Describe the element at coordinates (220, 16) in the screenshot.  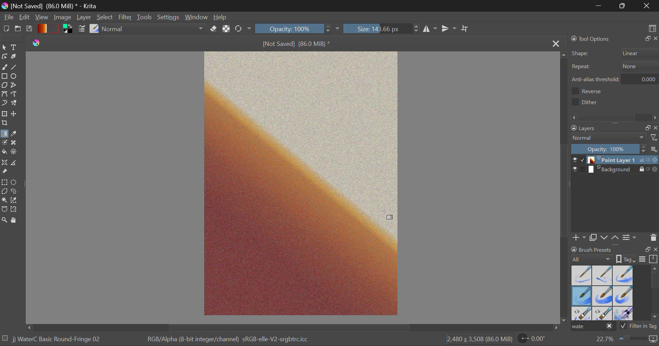
I see `Help` at that location.